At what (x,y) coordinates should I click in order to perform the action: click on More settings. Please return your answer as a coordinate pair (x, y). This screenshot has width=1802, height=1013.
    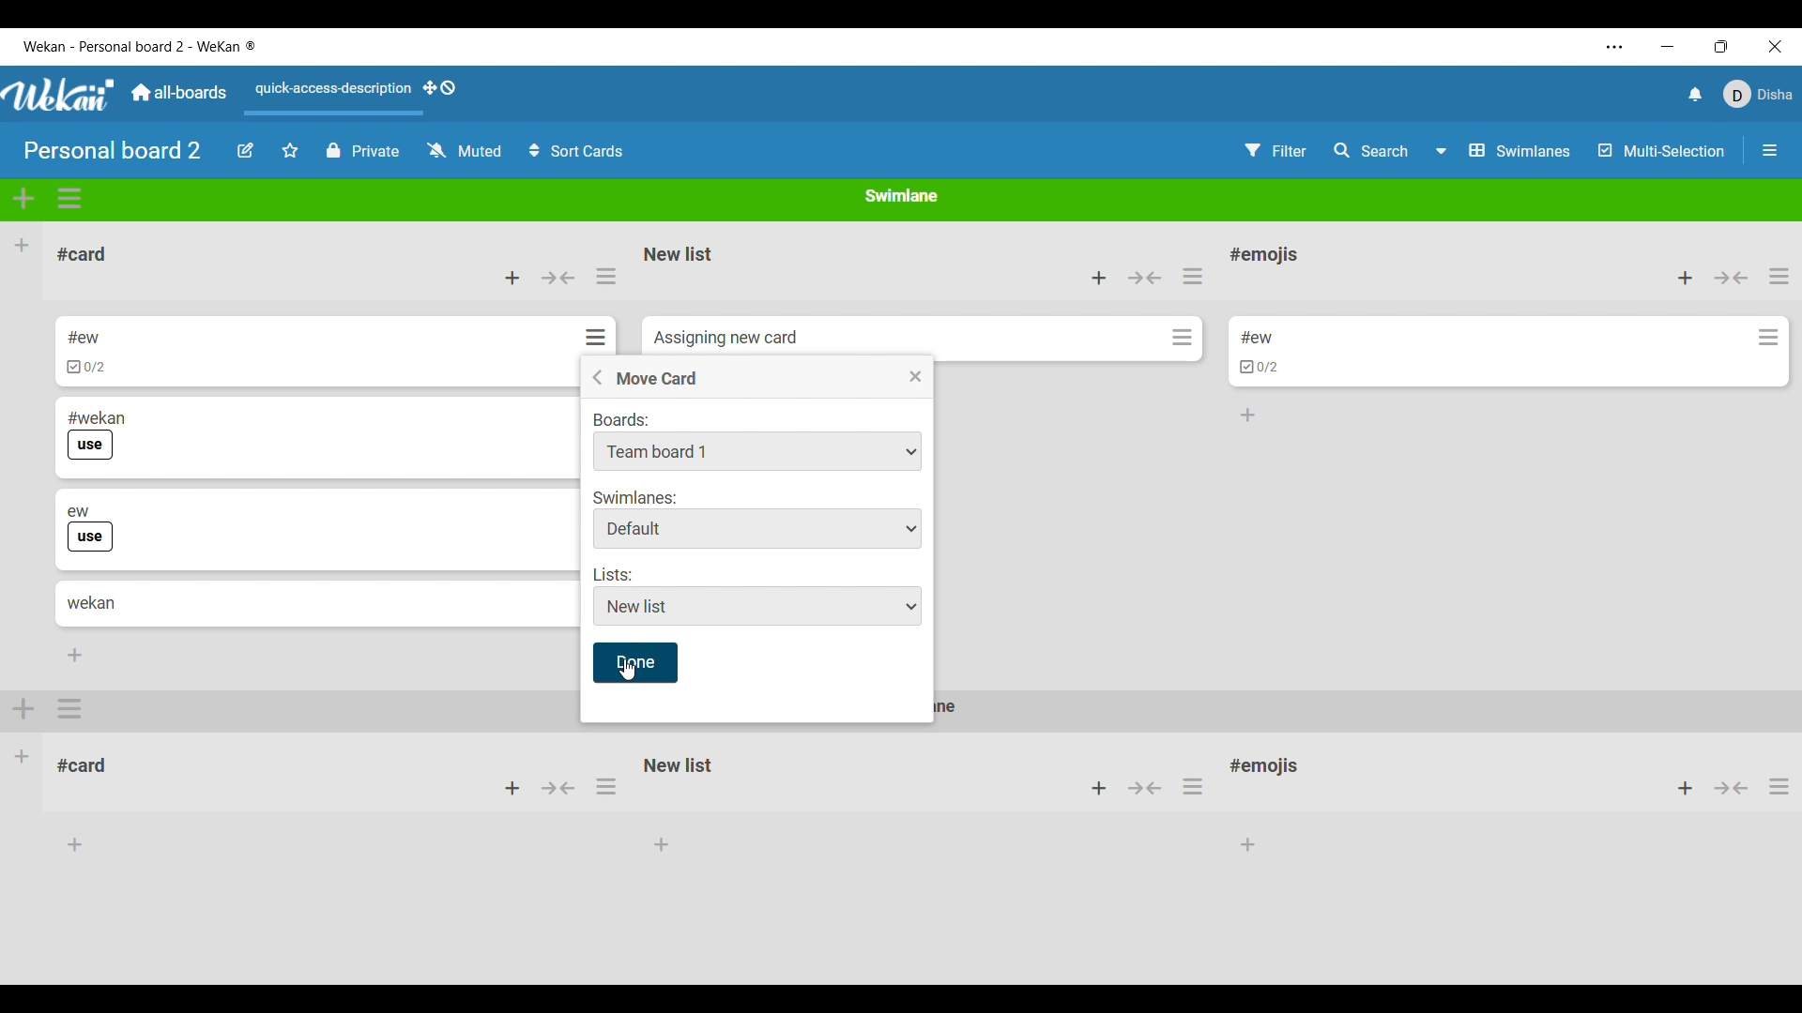
    Looking at the image, I should click on (1615, 47).